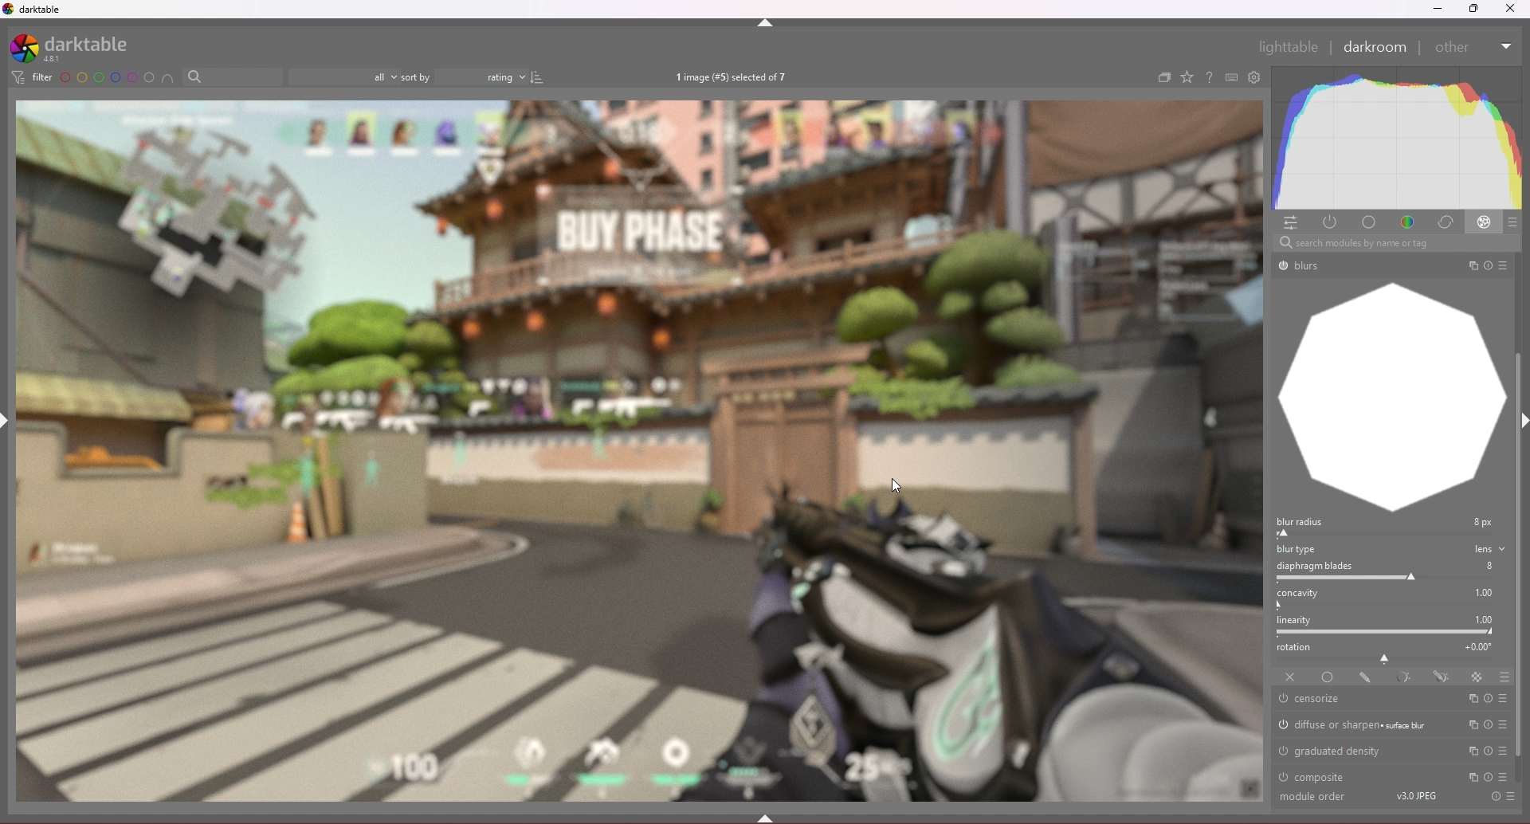 Image resolution: width=1530 pixels, height=824 pixels. Describe the element at coordinates (1290, 677) in the screenshot. I see `off` at that location.